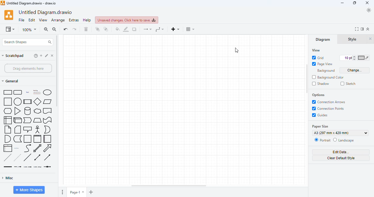 The height and width of the screenshot is (197, 374). Describe the element at coordinates (52, 56) in the screenshot. I see `delete` at that location.